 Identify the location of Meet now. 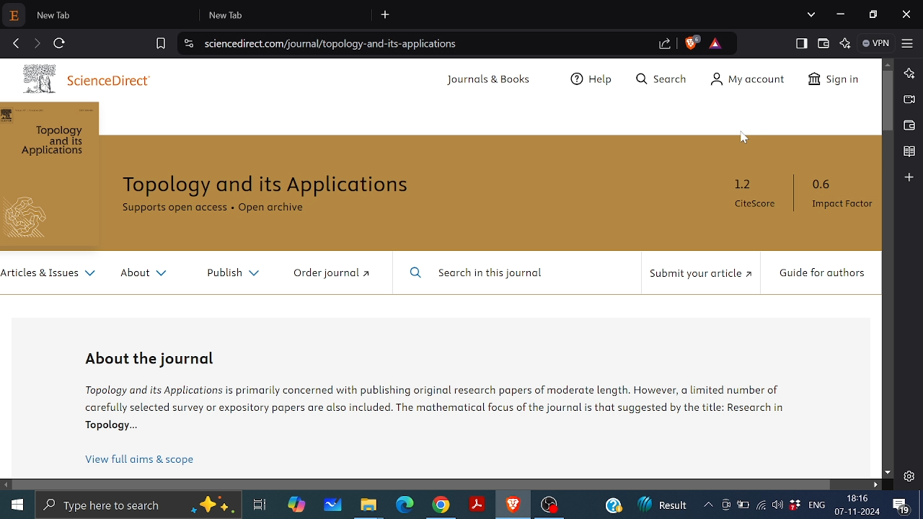
(725, 507).